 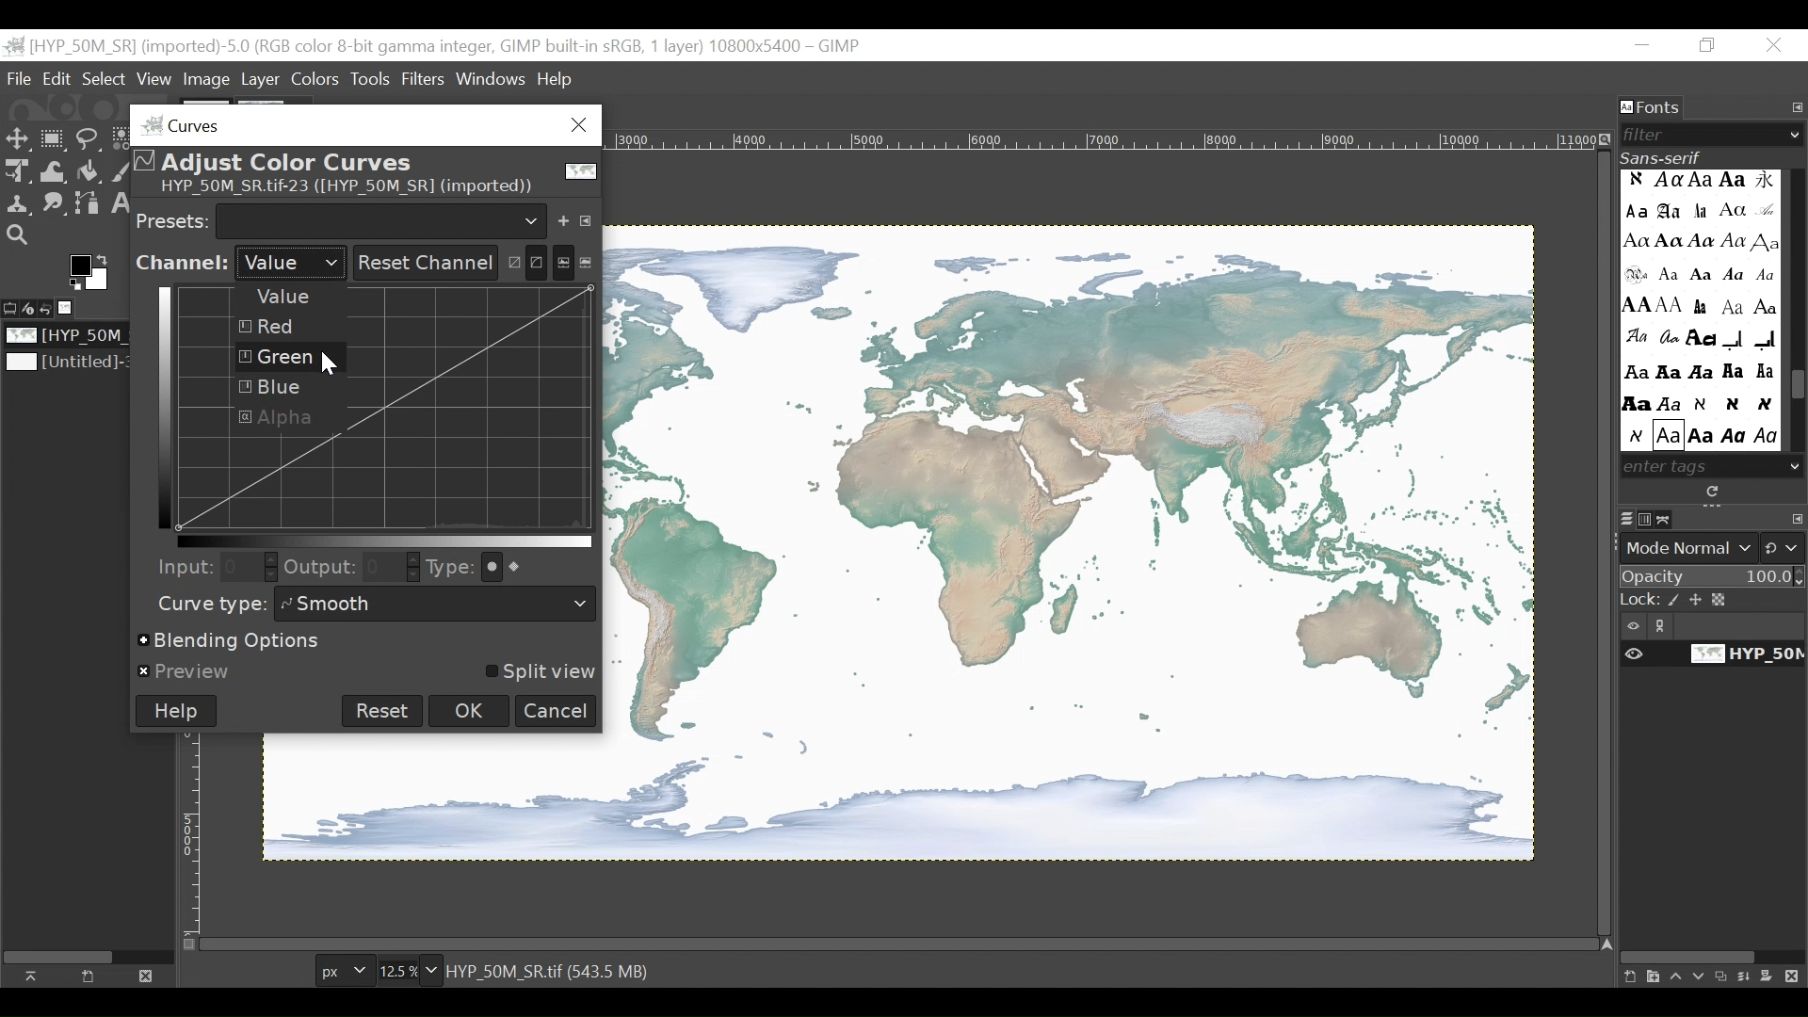 What do you see at coordinates (524, 259) in the screenshot?
I see `Adjust curves` at bounding box center [524, 259].